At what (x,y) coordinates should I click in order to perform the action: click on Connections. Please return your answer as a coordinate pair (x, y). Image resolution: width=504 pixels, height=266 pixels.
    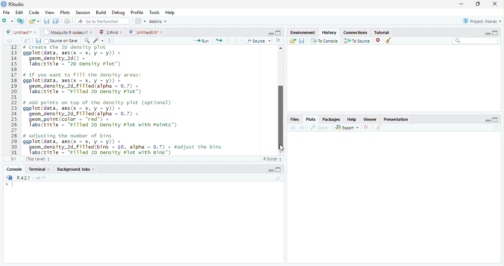
    Looking at the image, I should click on (356, 33).